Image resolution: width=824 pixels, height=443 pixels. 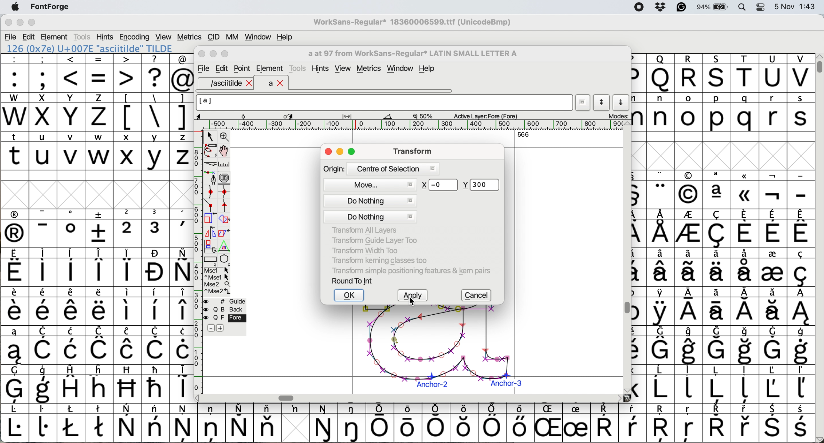 I want to click on grammarly, so click(x=681, y=8).